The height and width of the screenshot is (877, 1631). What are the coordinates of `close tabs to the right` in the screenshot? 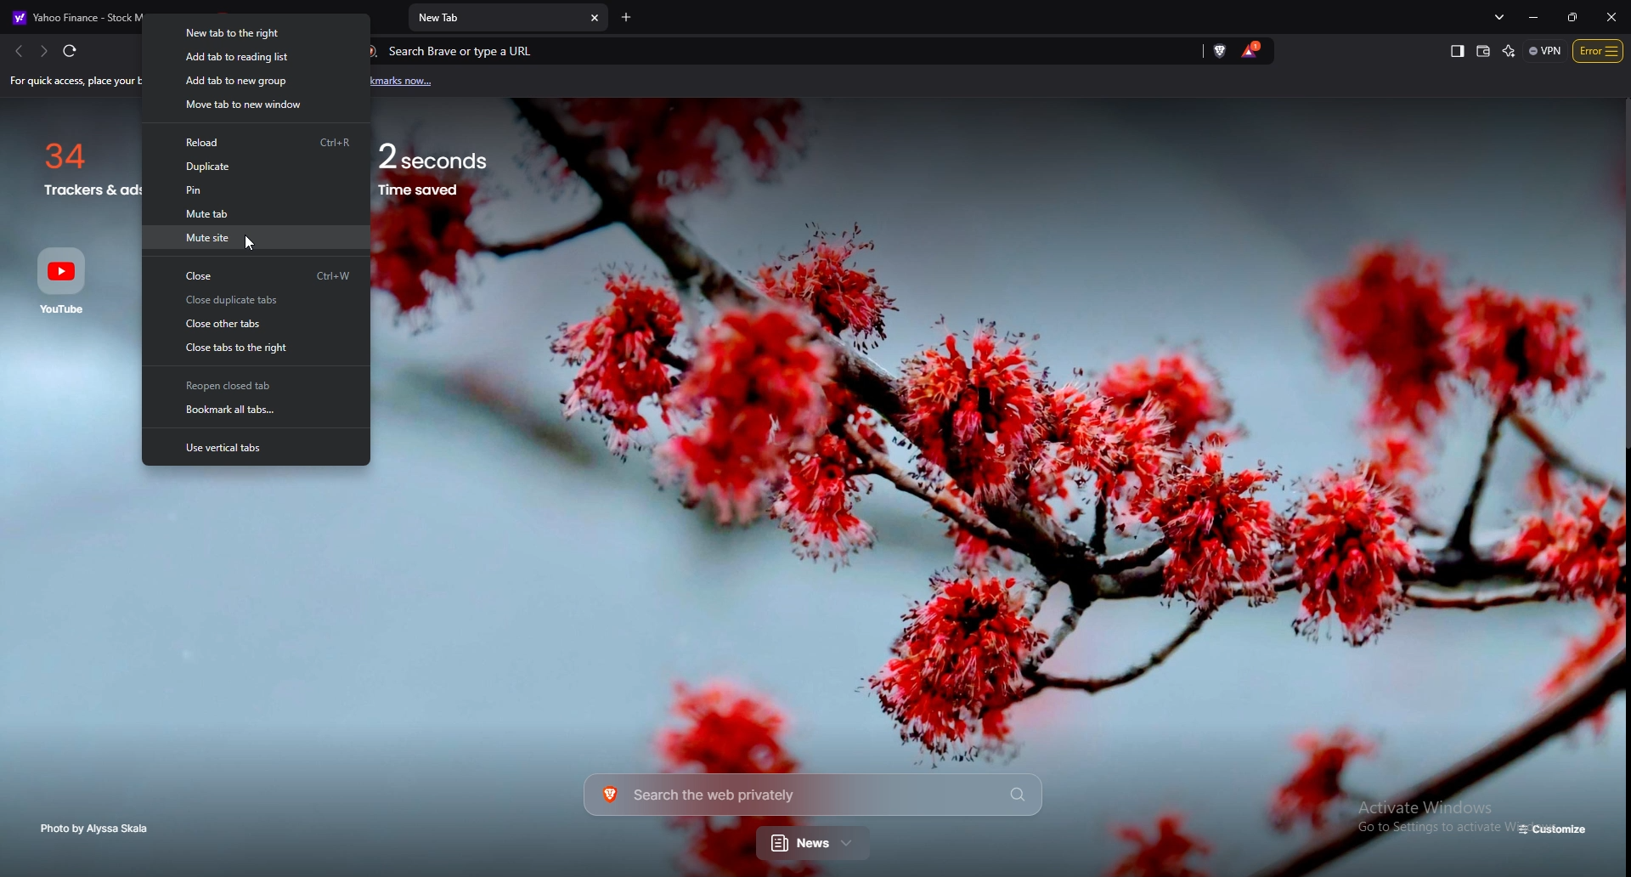 It's located at (255, 347).